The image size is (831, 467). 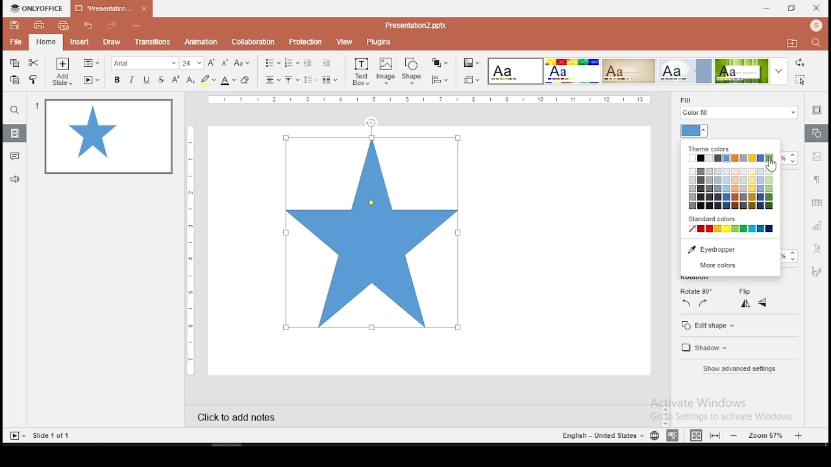 What do you see at coordinates (193, 63) in the screenshot?
I see `font size` at bounding box center [193, 63].